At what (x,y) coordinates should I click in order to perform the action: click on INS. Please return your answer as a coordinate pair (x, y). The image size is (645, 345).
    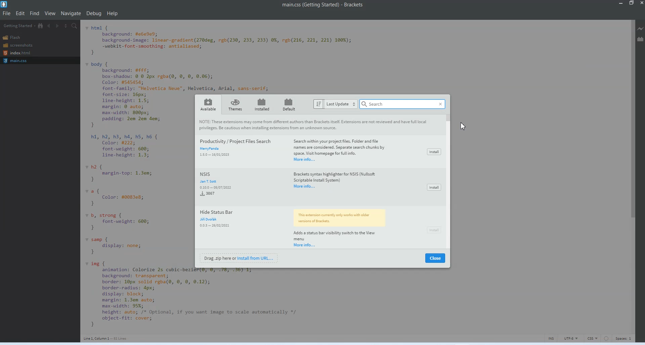
    Looking at the image, I should click on (551, 338).